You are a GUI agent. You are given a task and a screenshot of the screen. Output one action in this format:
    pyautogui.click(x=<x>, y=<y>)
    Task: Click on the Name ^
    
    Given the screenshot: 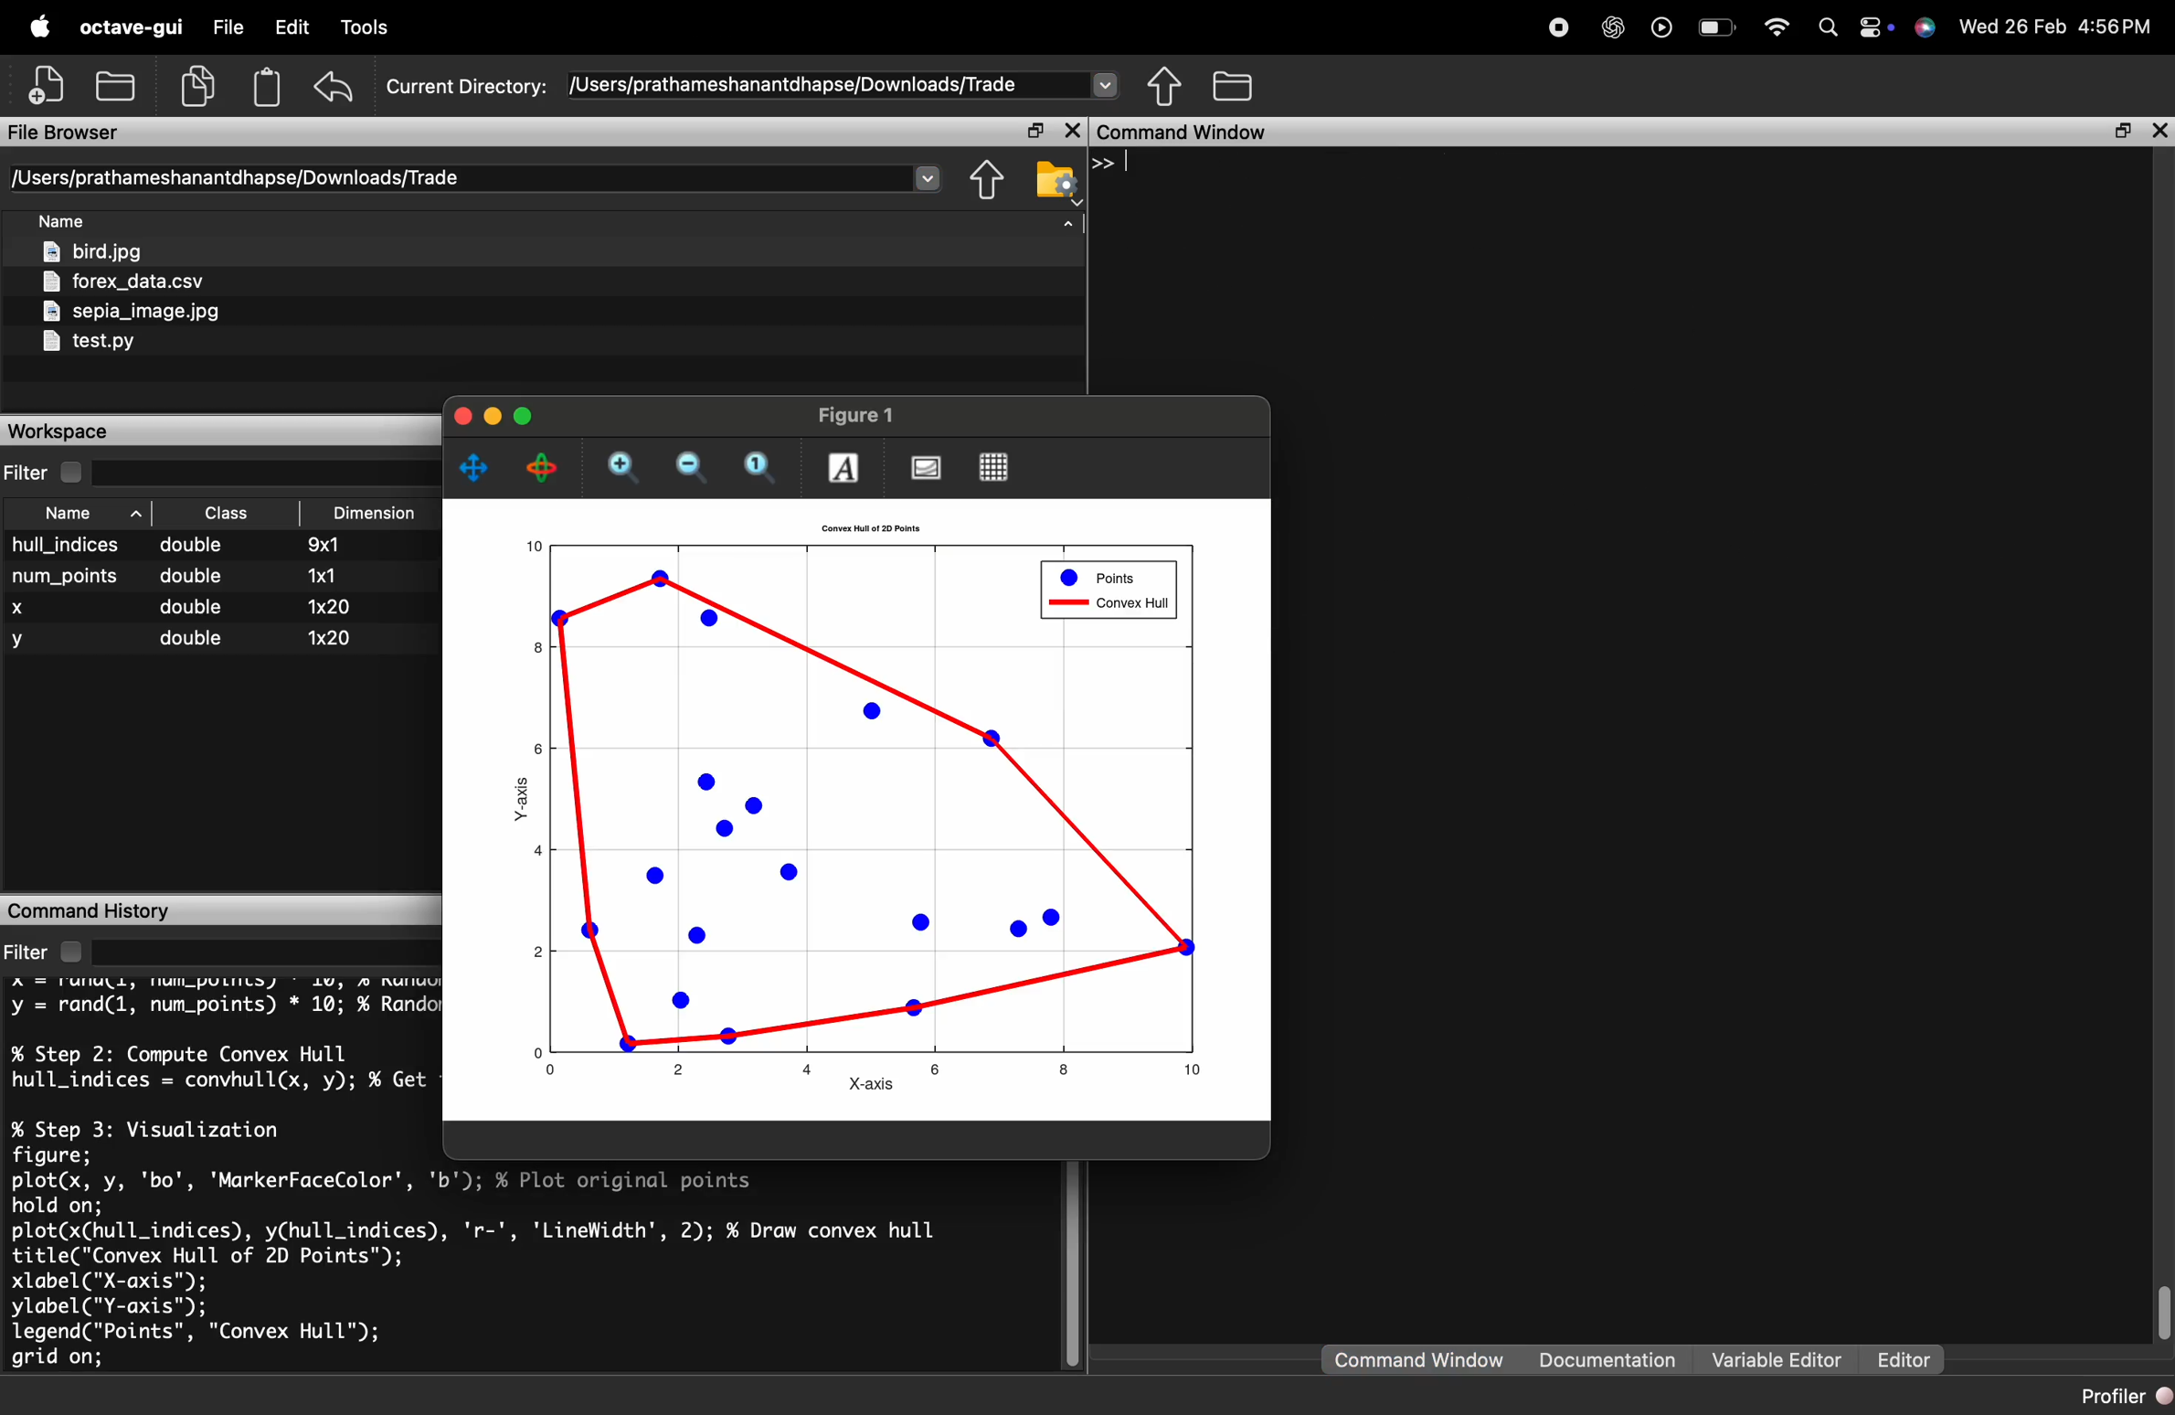 What is the action you would take?
    pyautogui.click(x=93, y=513)
    